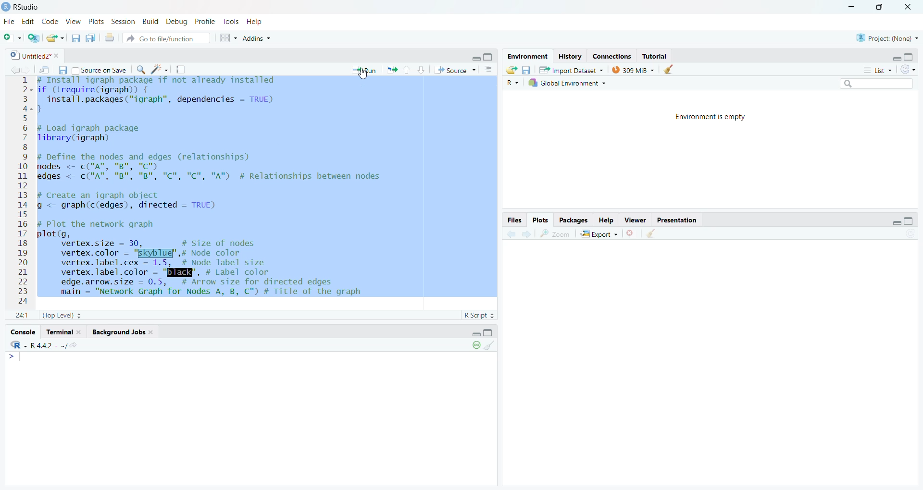 This screenshot has height=490, width=923. What do you see at coordinates (710, 118) in the screenshot?
I see `Environment is empty` at bounding box center [710, 118].